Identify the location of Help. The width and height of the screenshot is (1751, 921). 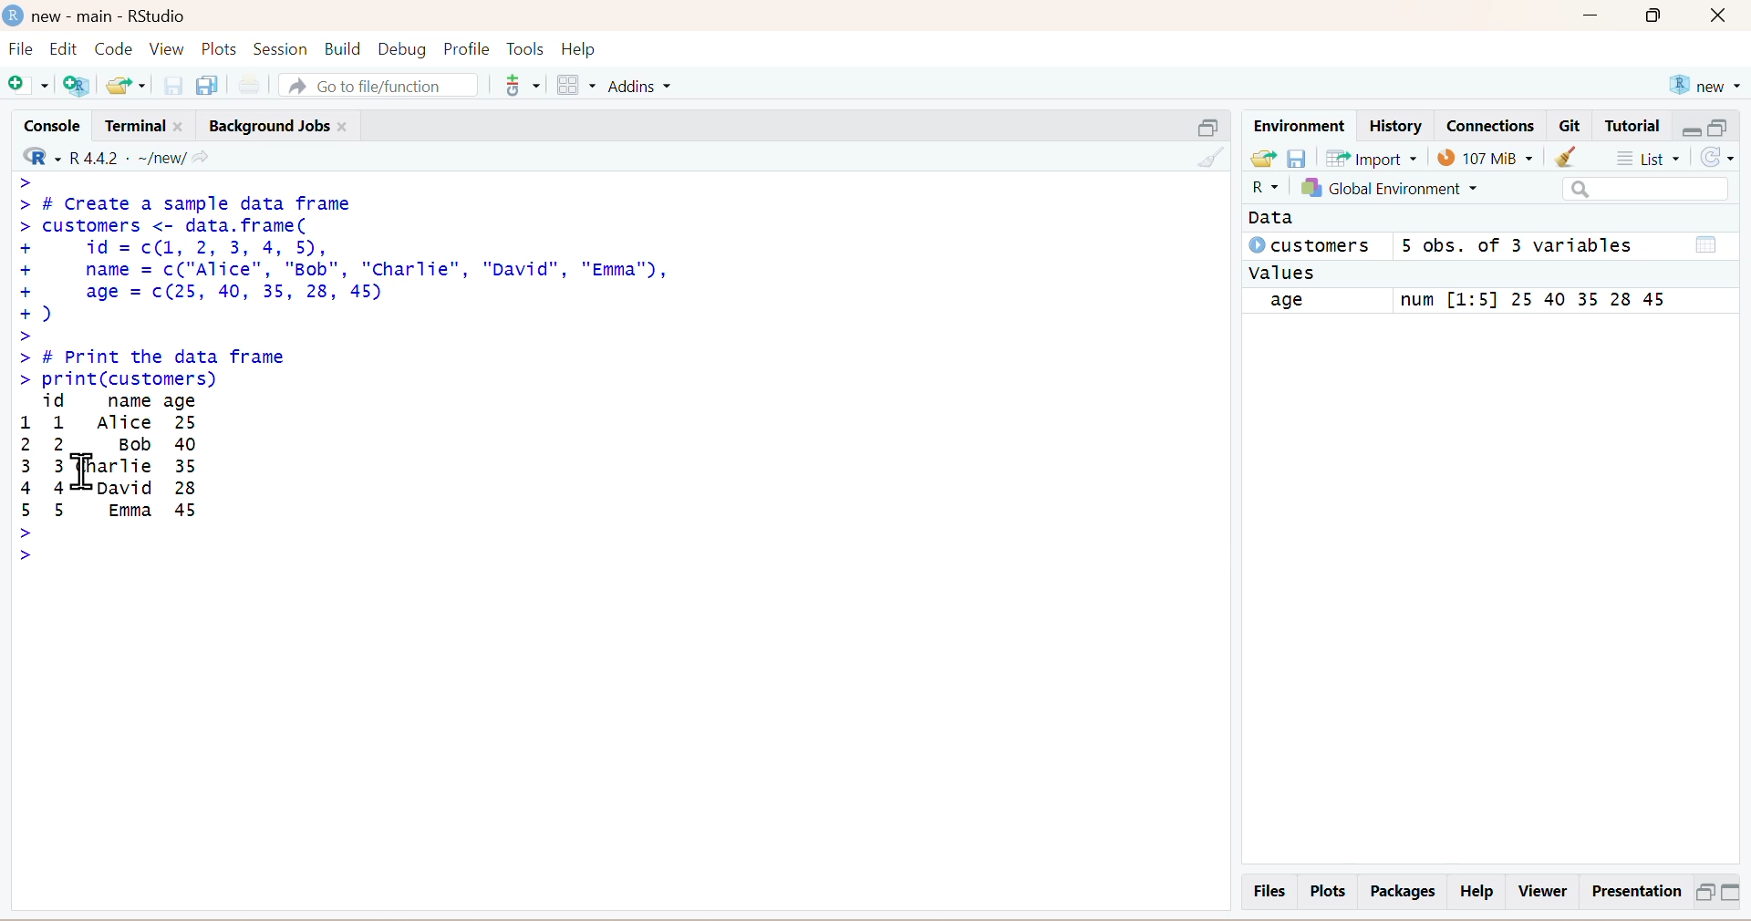
(595, 48).